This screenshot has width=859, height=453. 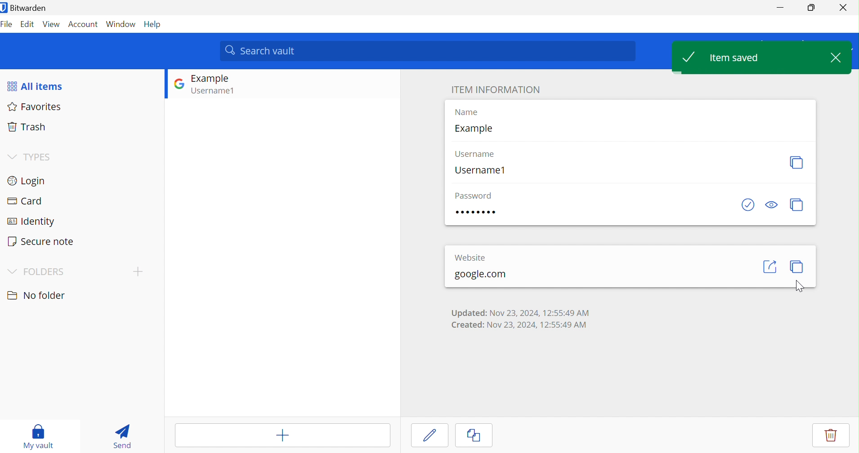 What do you see at coordinates (140, 273) in the screenshot?
I see `CREATE FOLDER` at bounding box center [140, 273].